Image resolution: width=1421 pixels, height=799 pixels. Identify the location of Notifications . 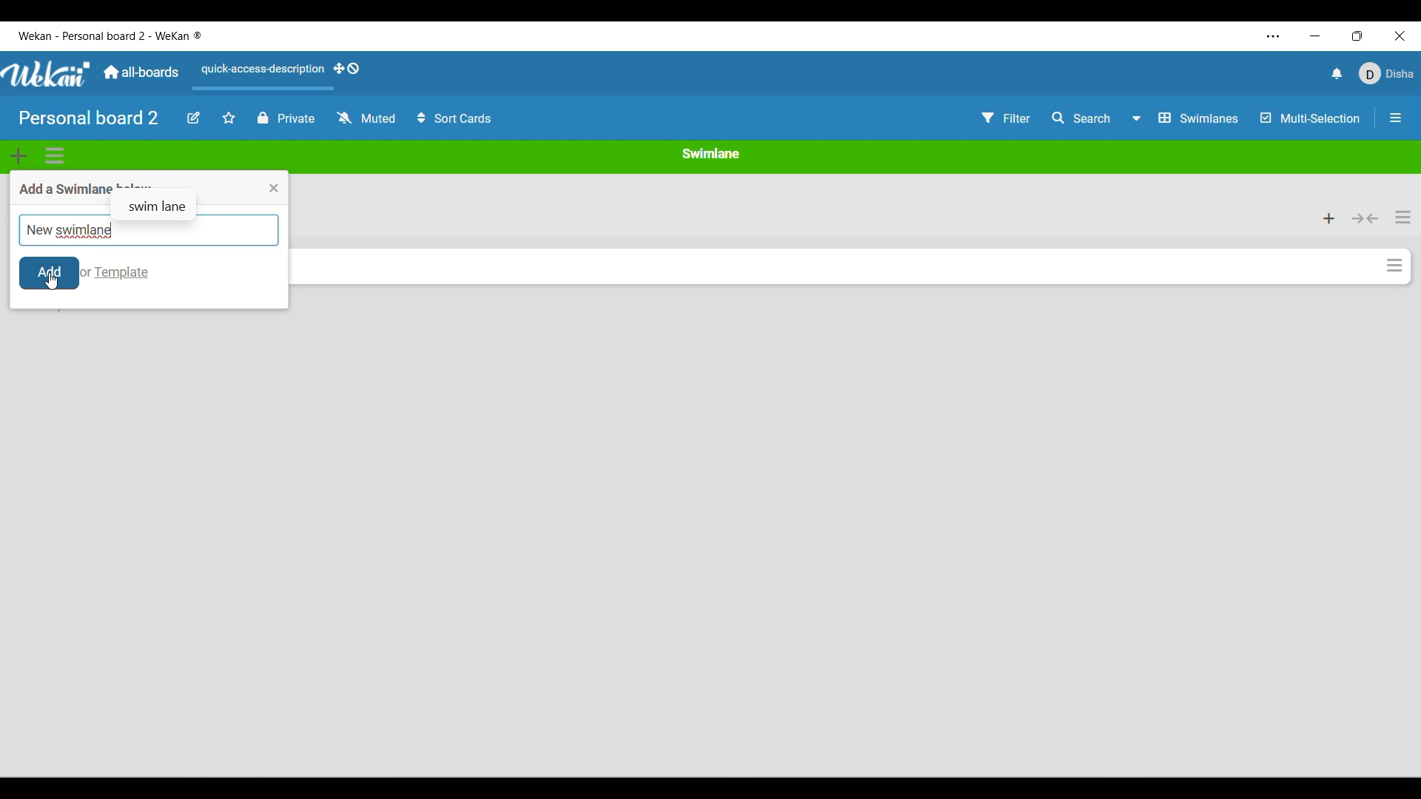
(1337, 73).